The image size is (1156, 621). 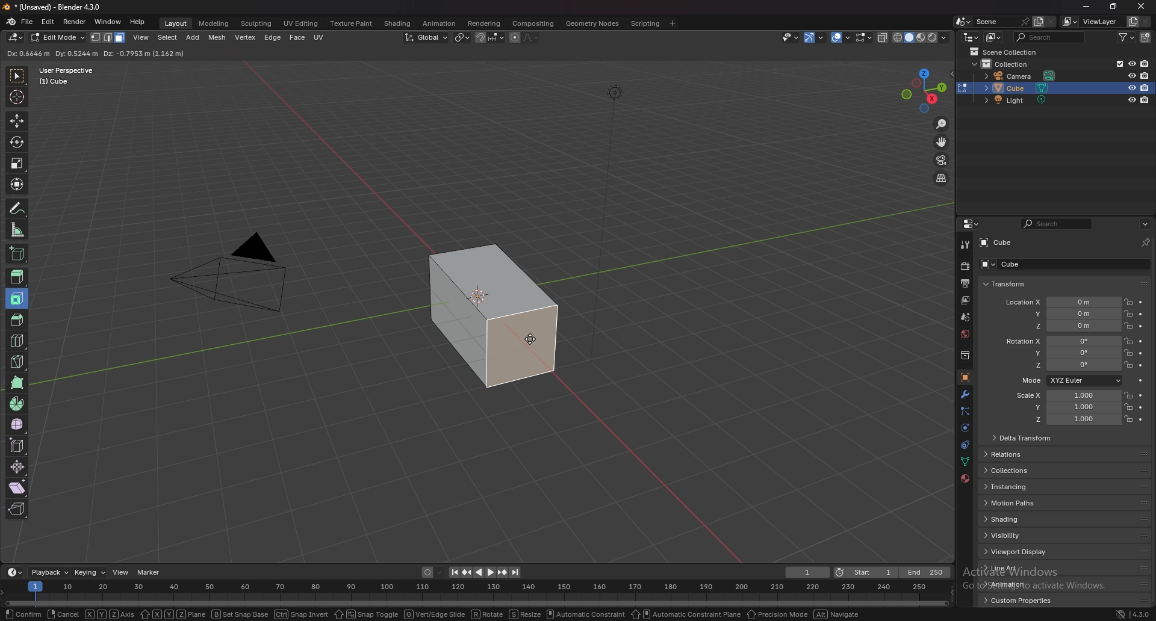 I want to click on animate property, so click(x=1140, y=396).